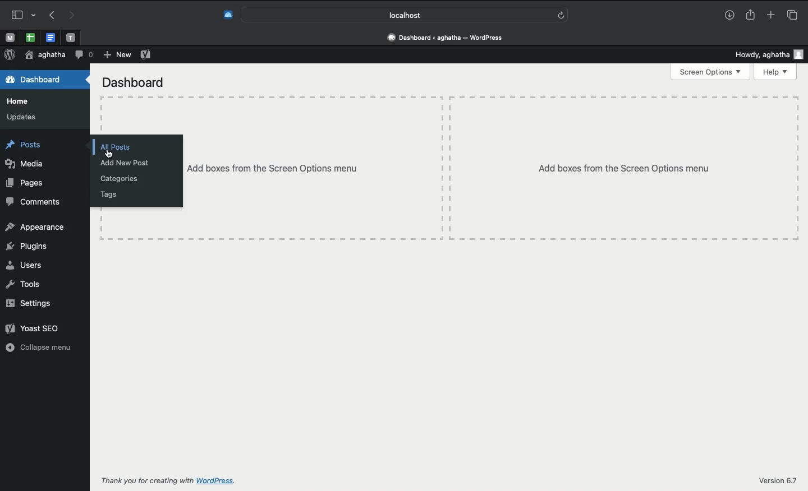 The image size is (808, 491). What do you see at coordinates (30, 36) in the screenshot?
I see `pinned tab, google sheet` at bounding box center [30, 36].